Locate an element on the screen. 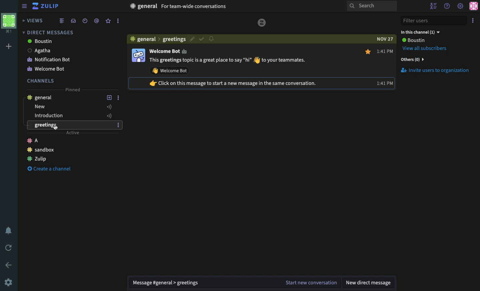  Inbox is located at coordinates (73, 21).